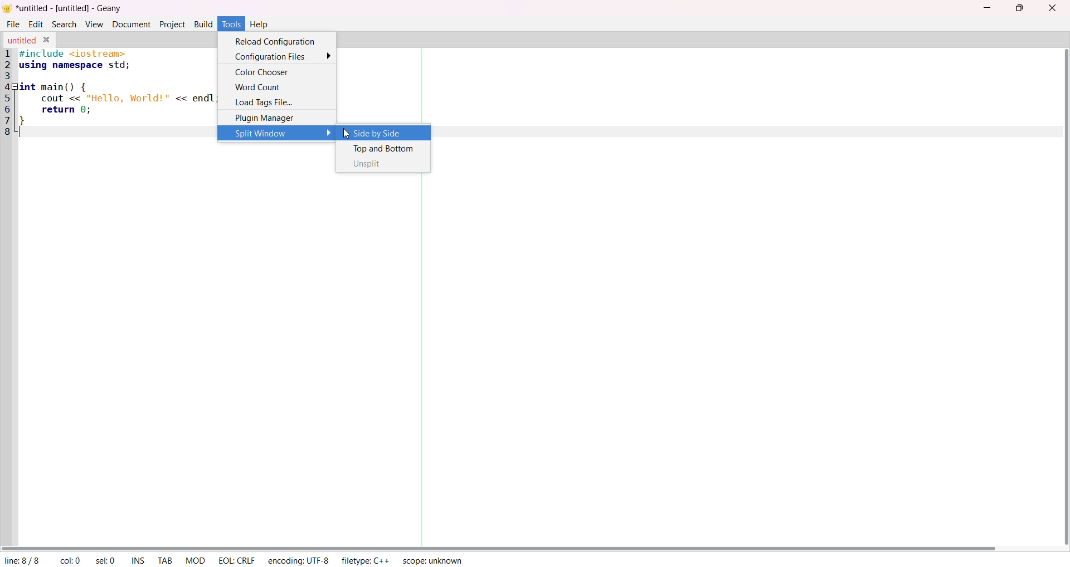  Describe the element at coordinates (504, 546) in the screenshot. I see `horizontal scroll bar` at that location.